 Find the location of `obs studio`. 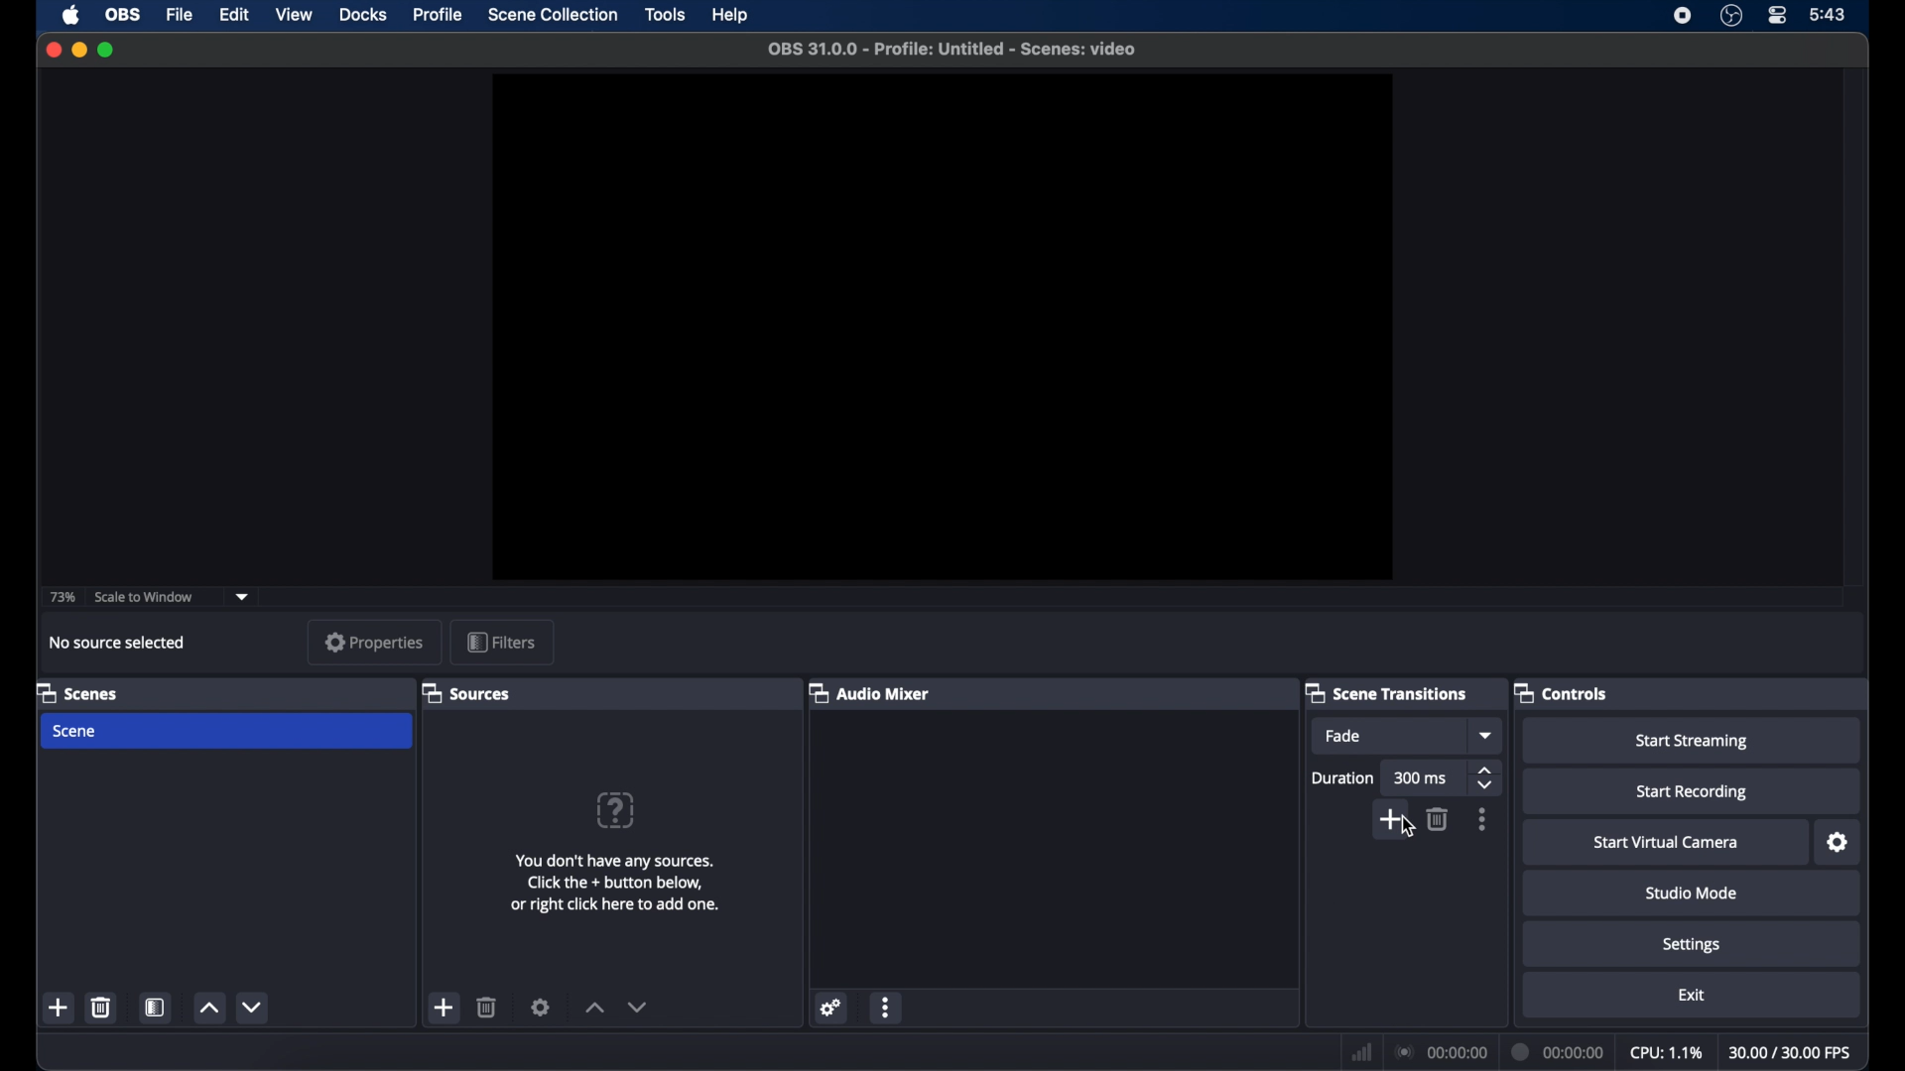

obs studio is located at coordinates (1731, 16).